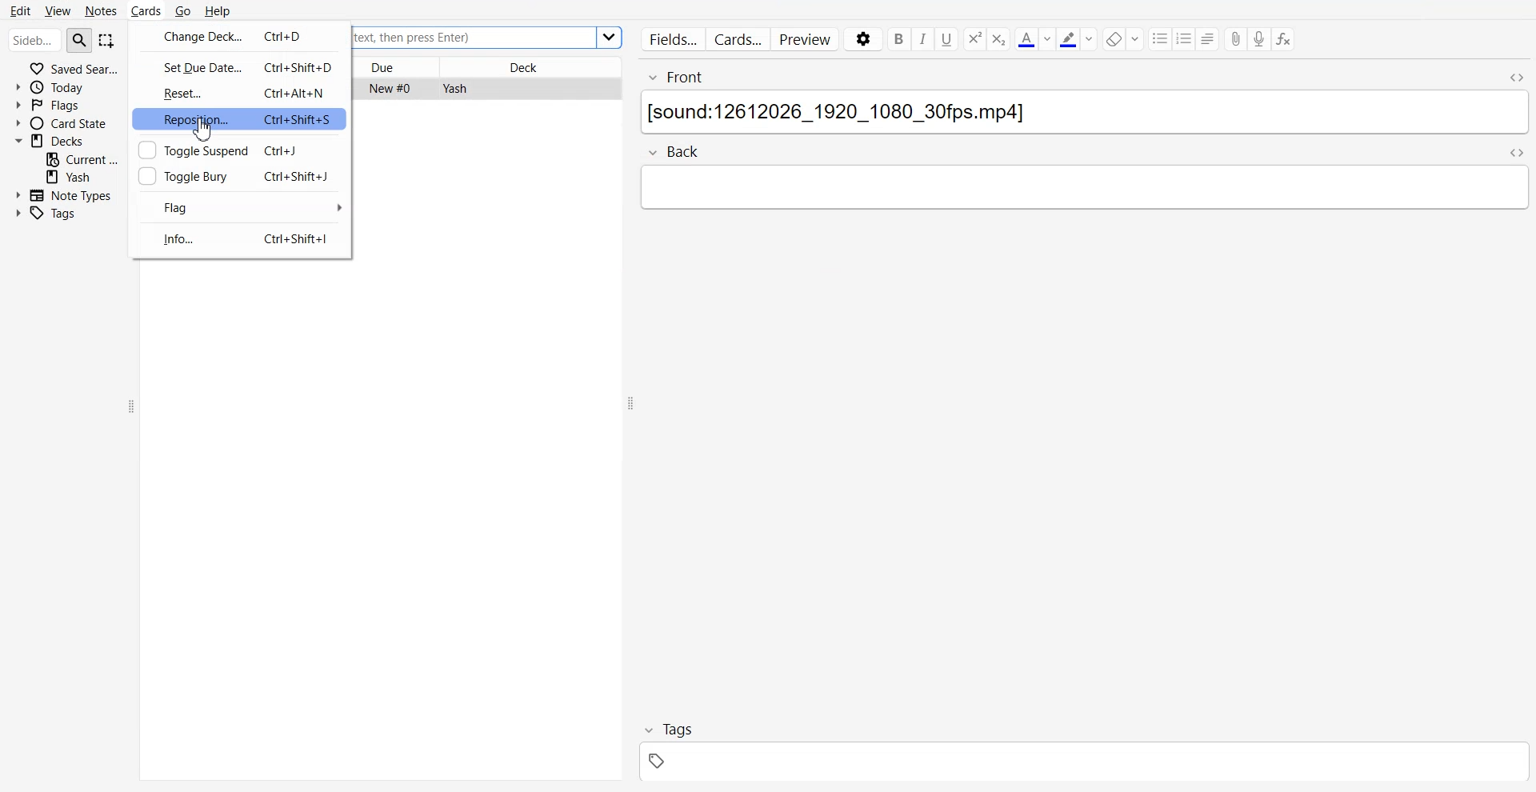  I want to click on Toggle HTML Editor, so click(1518, 153).